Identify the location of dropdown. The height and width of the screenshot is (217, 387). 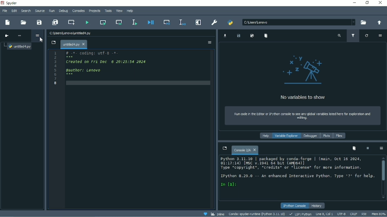
(353, 21).